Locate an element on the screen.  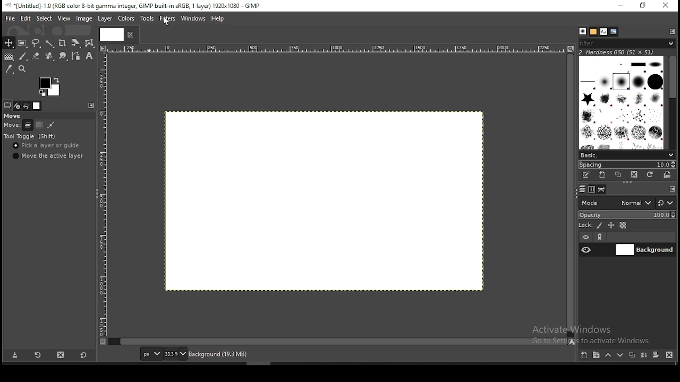
scroll bar is located at coordinates (673, 102).